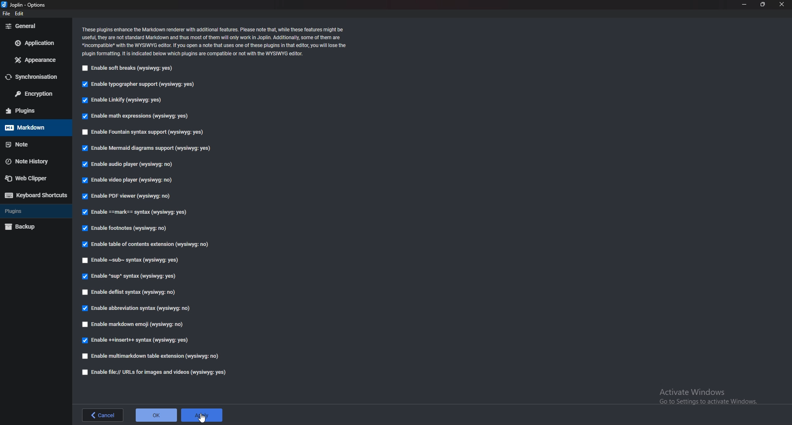  I want to click on keyboard shortcuts, so click(36, 196).